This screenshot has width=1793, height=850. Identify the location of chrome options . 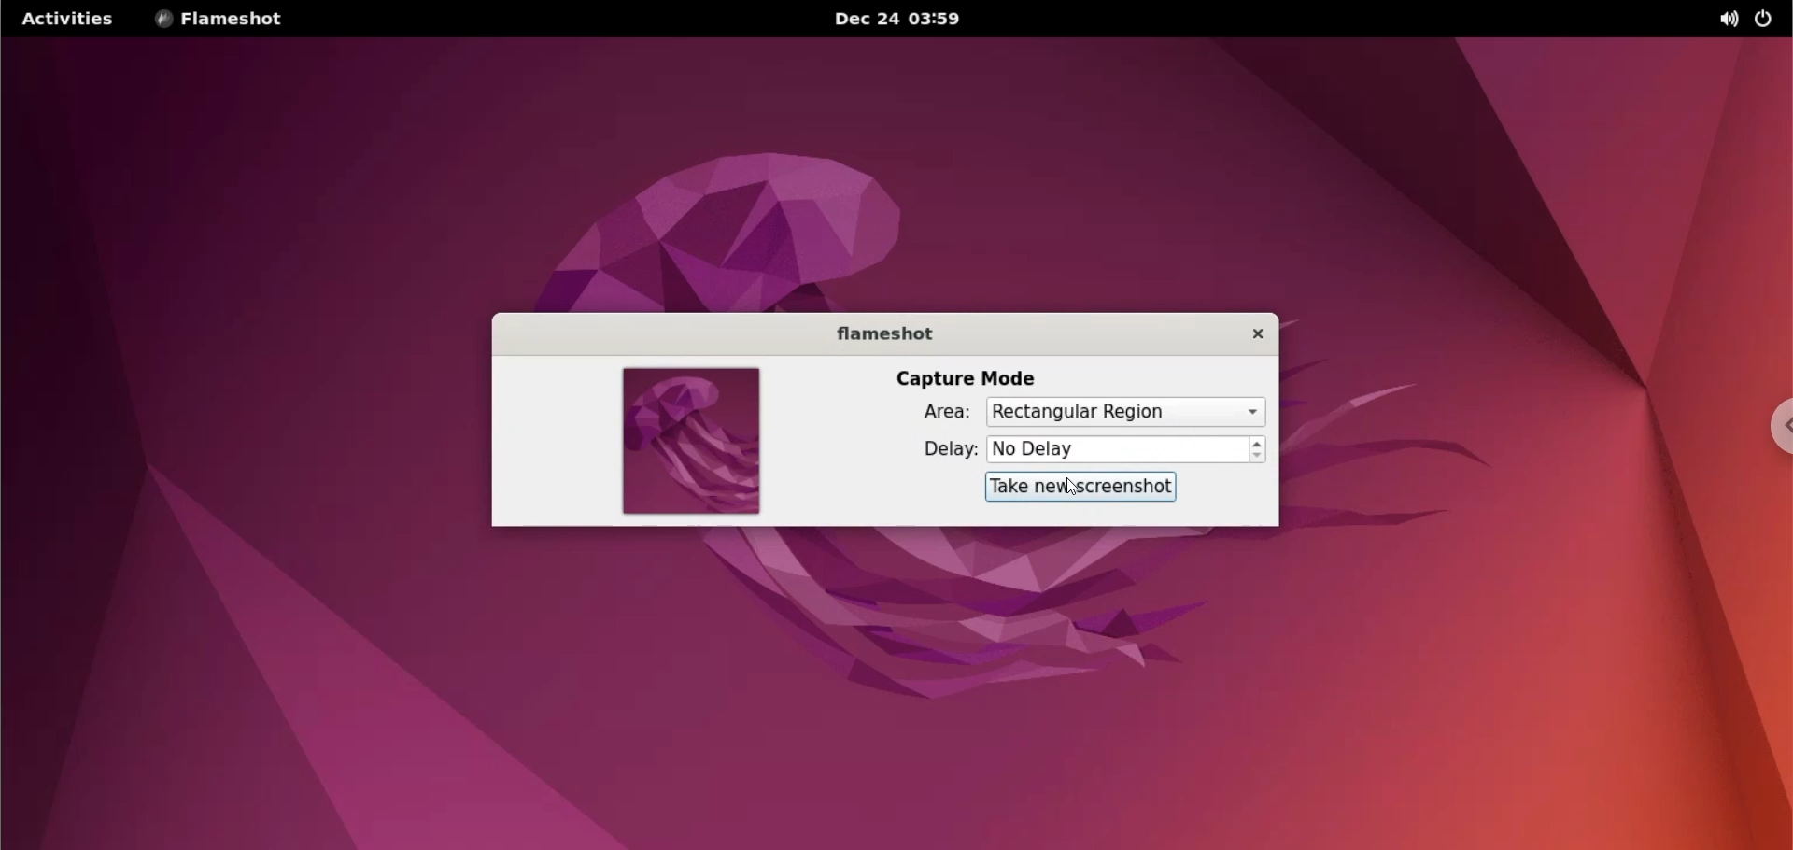
(1775, 430).